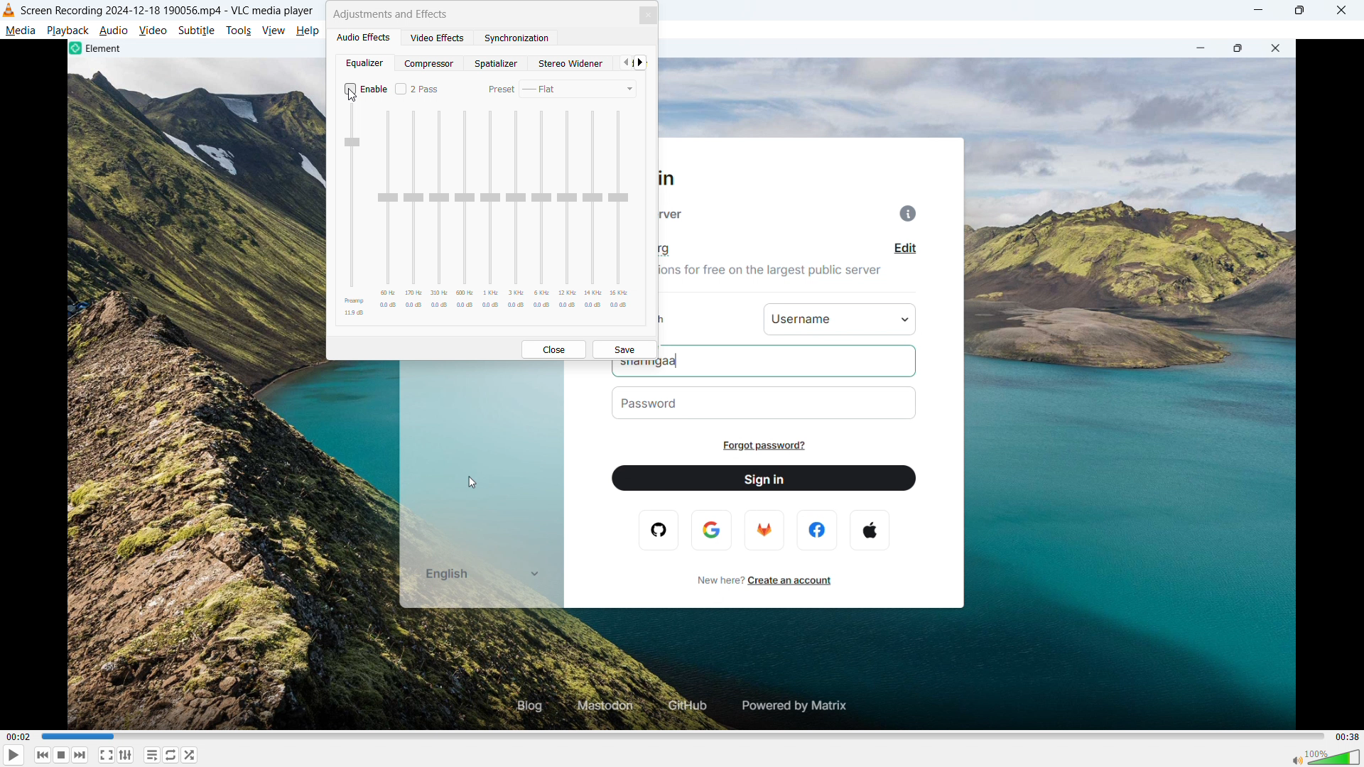 The image size is (1364, 767). What do you see at coordinates (683, 545) in the screenshot?
I see `Video Playback` at bounding box center [683, 545].